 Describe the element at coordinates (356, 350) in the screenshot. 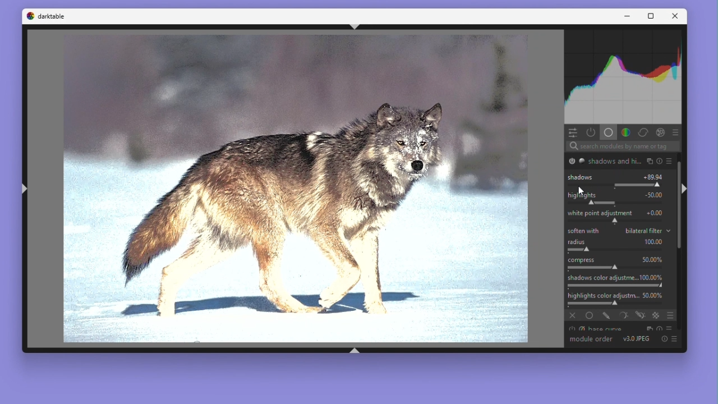

I see `shift+ctrl+b` at that location.